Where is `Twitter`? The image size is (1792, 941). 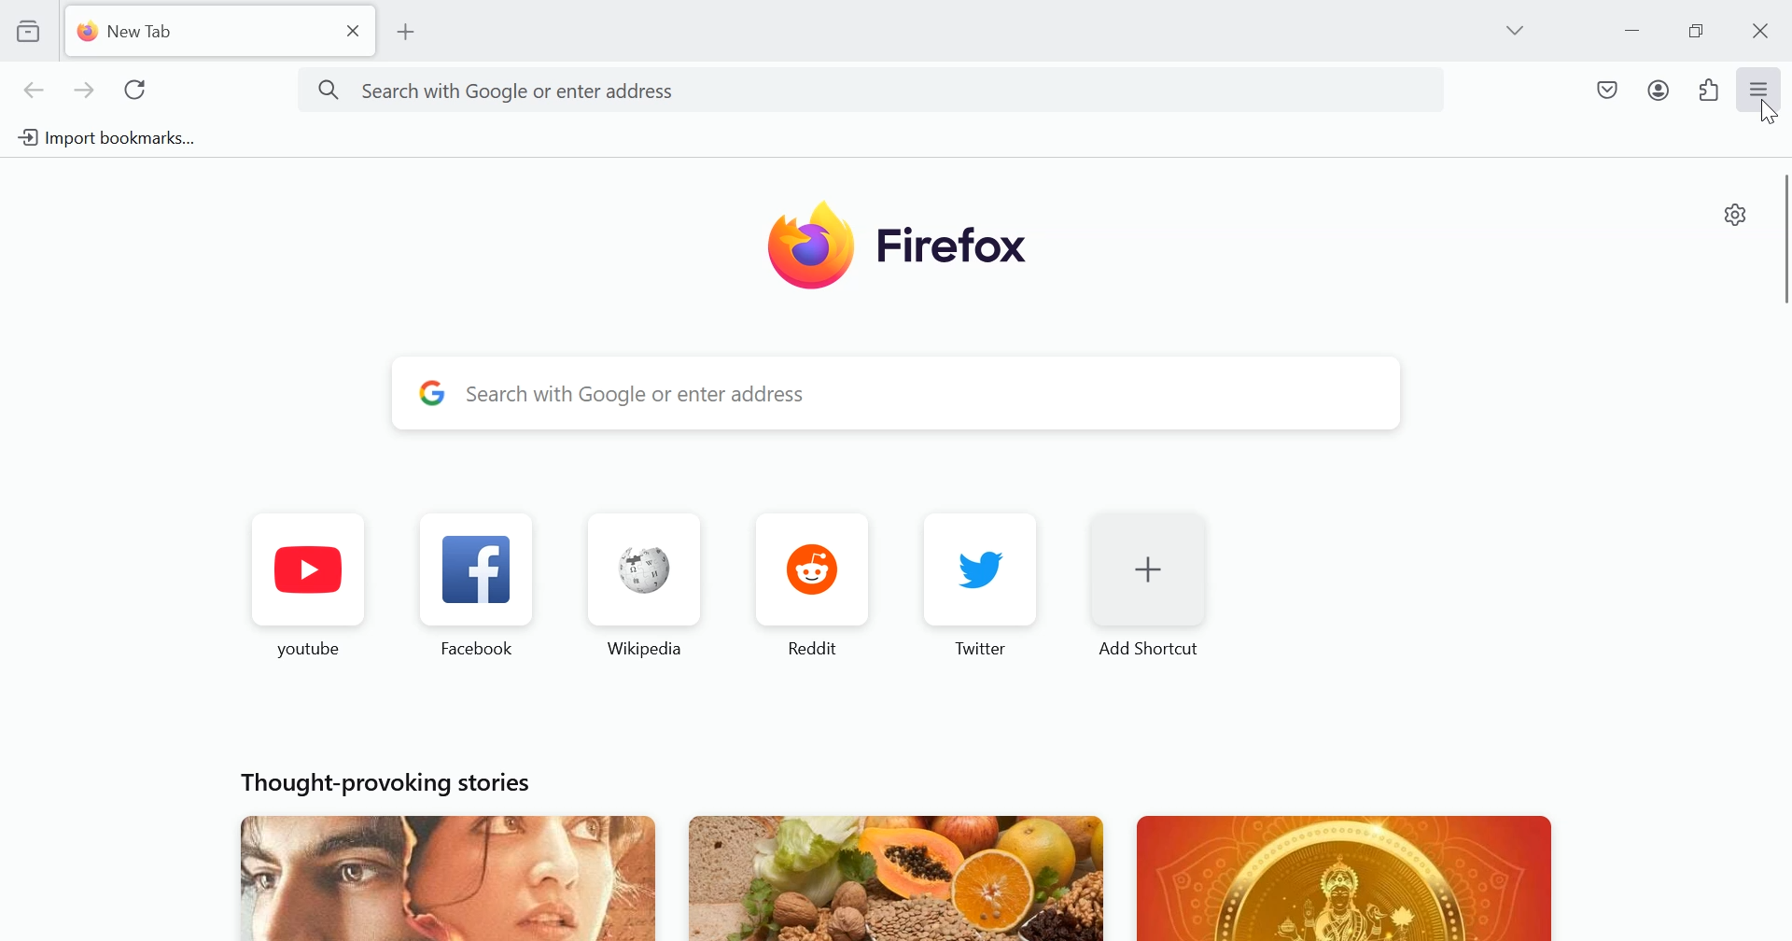 Twitter is located at coordinates (981, 585).